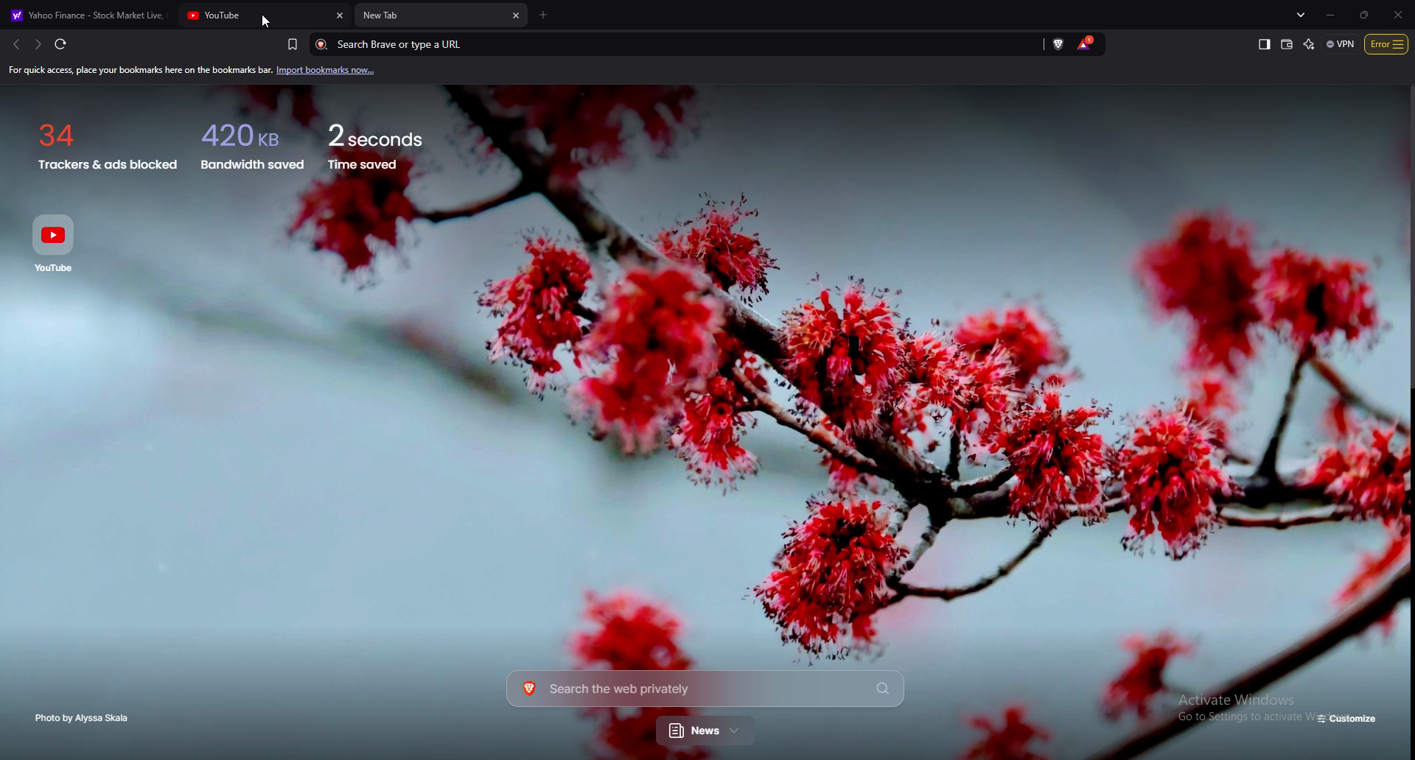 The height and width of the screenshot is (760, 1415). What do you see at coordinates (14, 44) in the screenshot?
I see `back` at bounding box center [14, 44].